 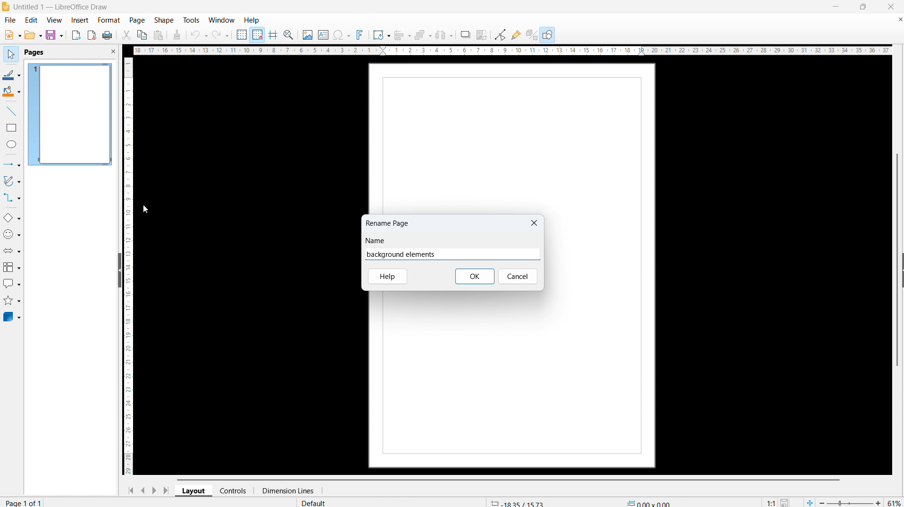 What do you see at coordinates (130, 490) in the screenshot?
I see `go to first page` at bounding box center [130, 490].